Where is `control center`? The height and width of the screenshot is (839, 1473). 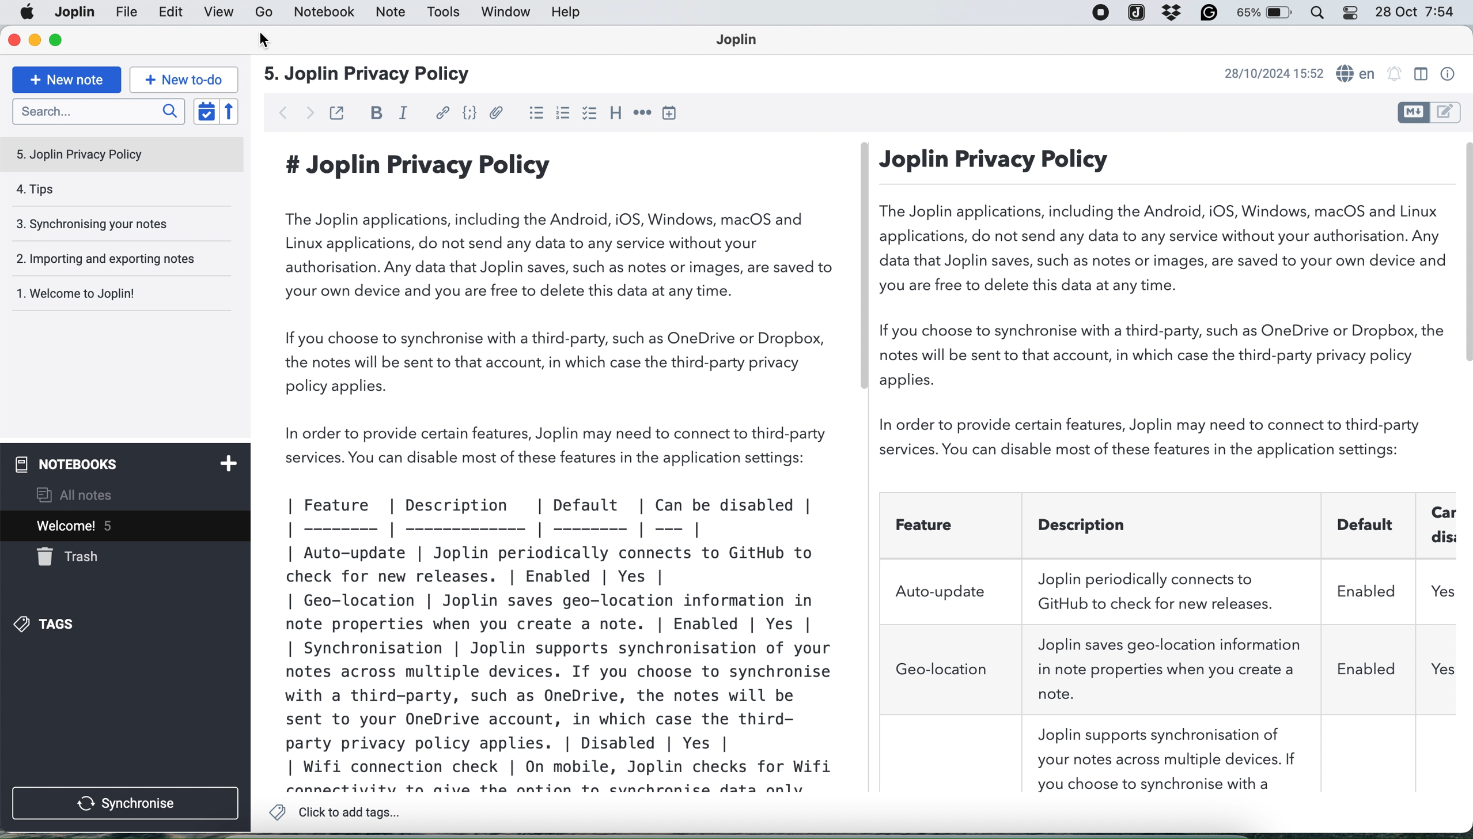
control center is located at coordinates (1323, 13).